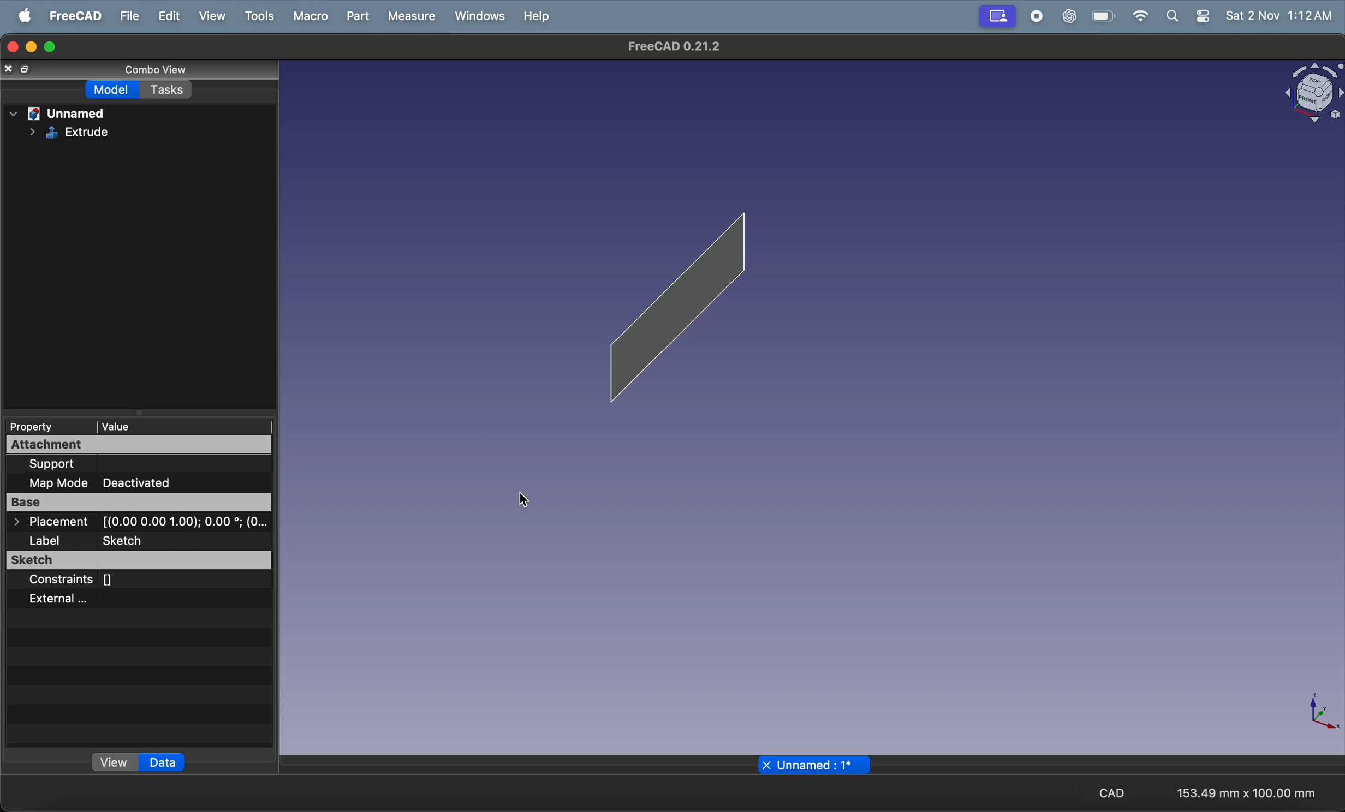 The height and width of the screenshot is (812, 1345). I want to click on minimize, so click(32, 47).